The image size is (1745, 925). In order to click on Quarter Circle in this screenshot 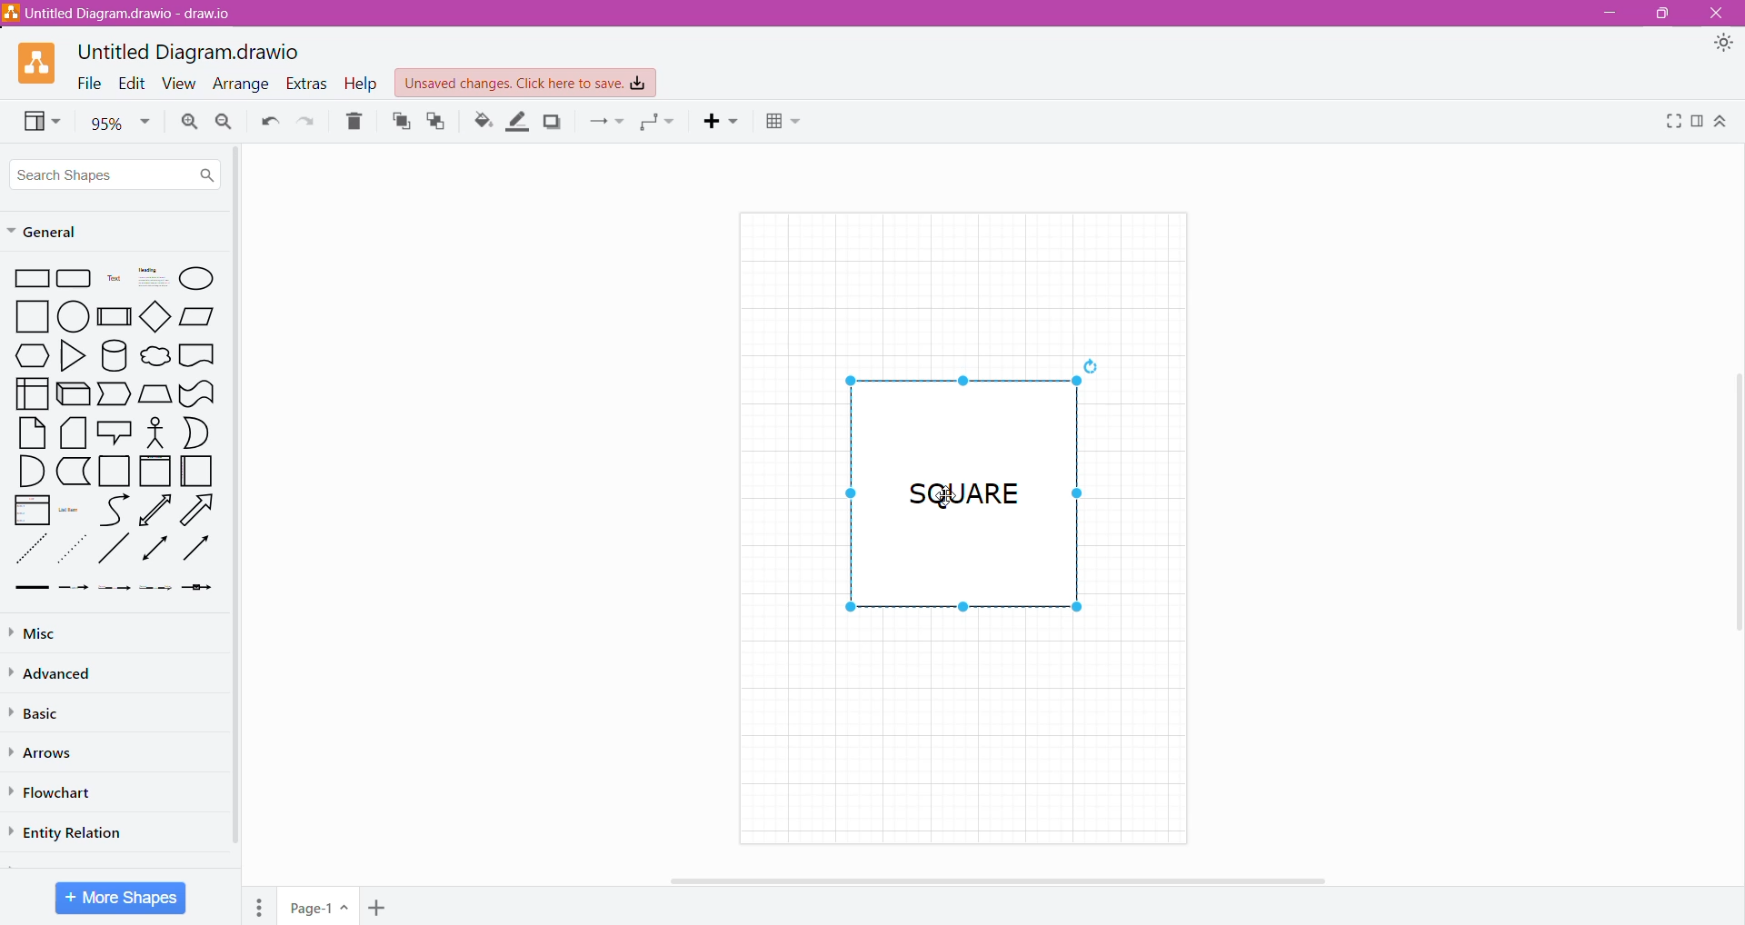, I will do `click(25, 472)`.